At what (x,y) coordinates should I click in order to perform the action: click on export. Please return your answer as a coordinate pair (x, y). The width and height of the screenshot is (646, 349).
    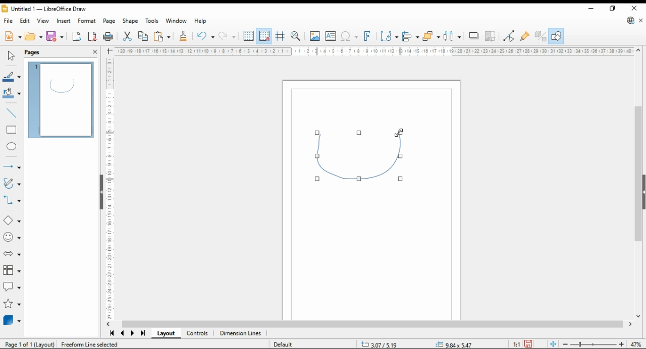
    Looking at the image, I should click on (78, 36).